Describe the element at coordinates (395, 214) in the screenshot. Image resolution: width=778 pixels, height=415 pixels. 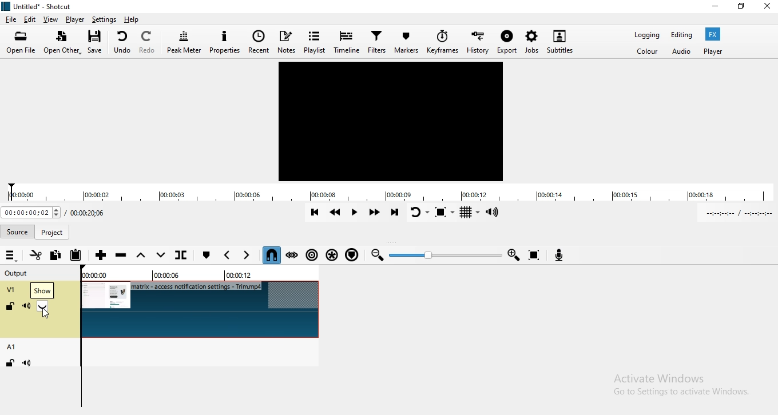
I see `Skip to the next point ` at that location.